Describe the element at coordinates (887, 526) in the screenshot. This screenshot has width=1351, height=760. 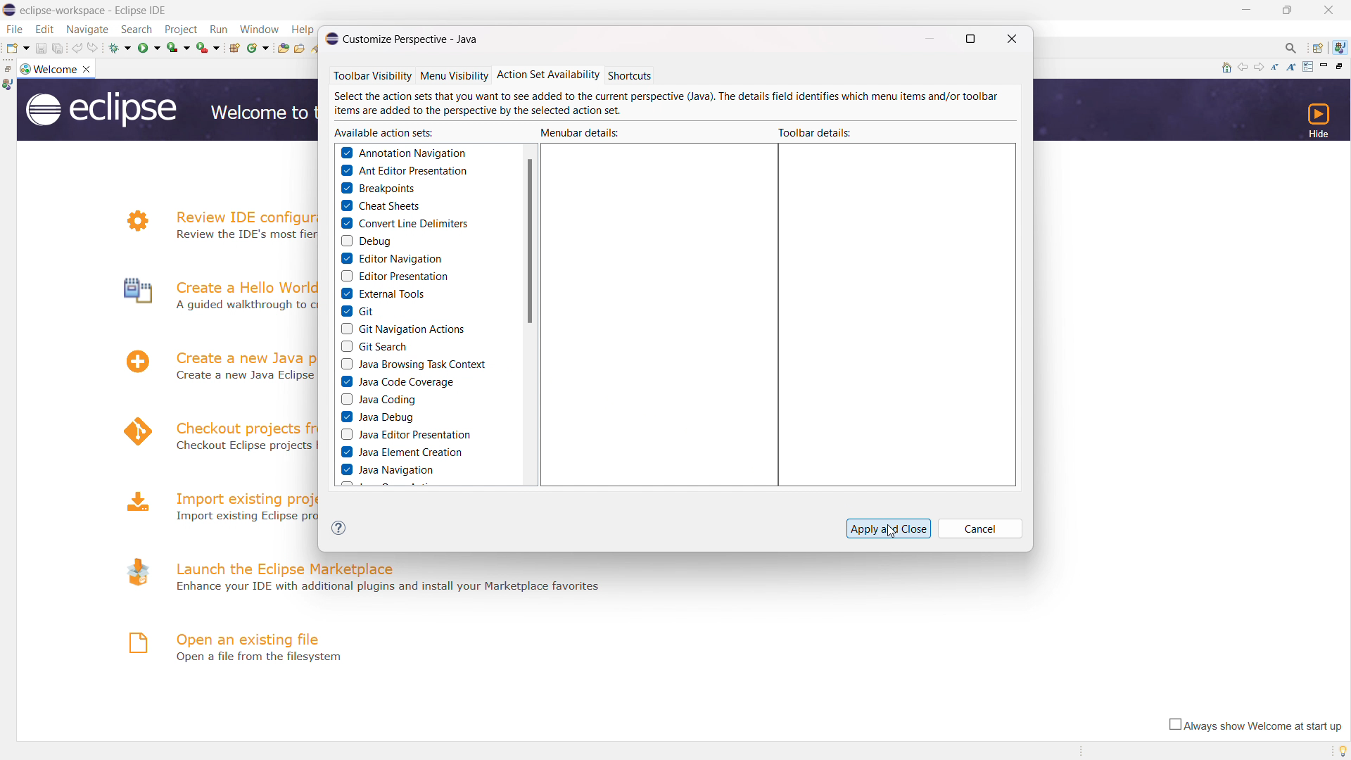
I see `Apply and Close` at that location.